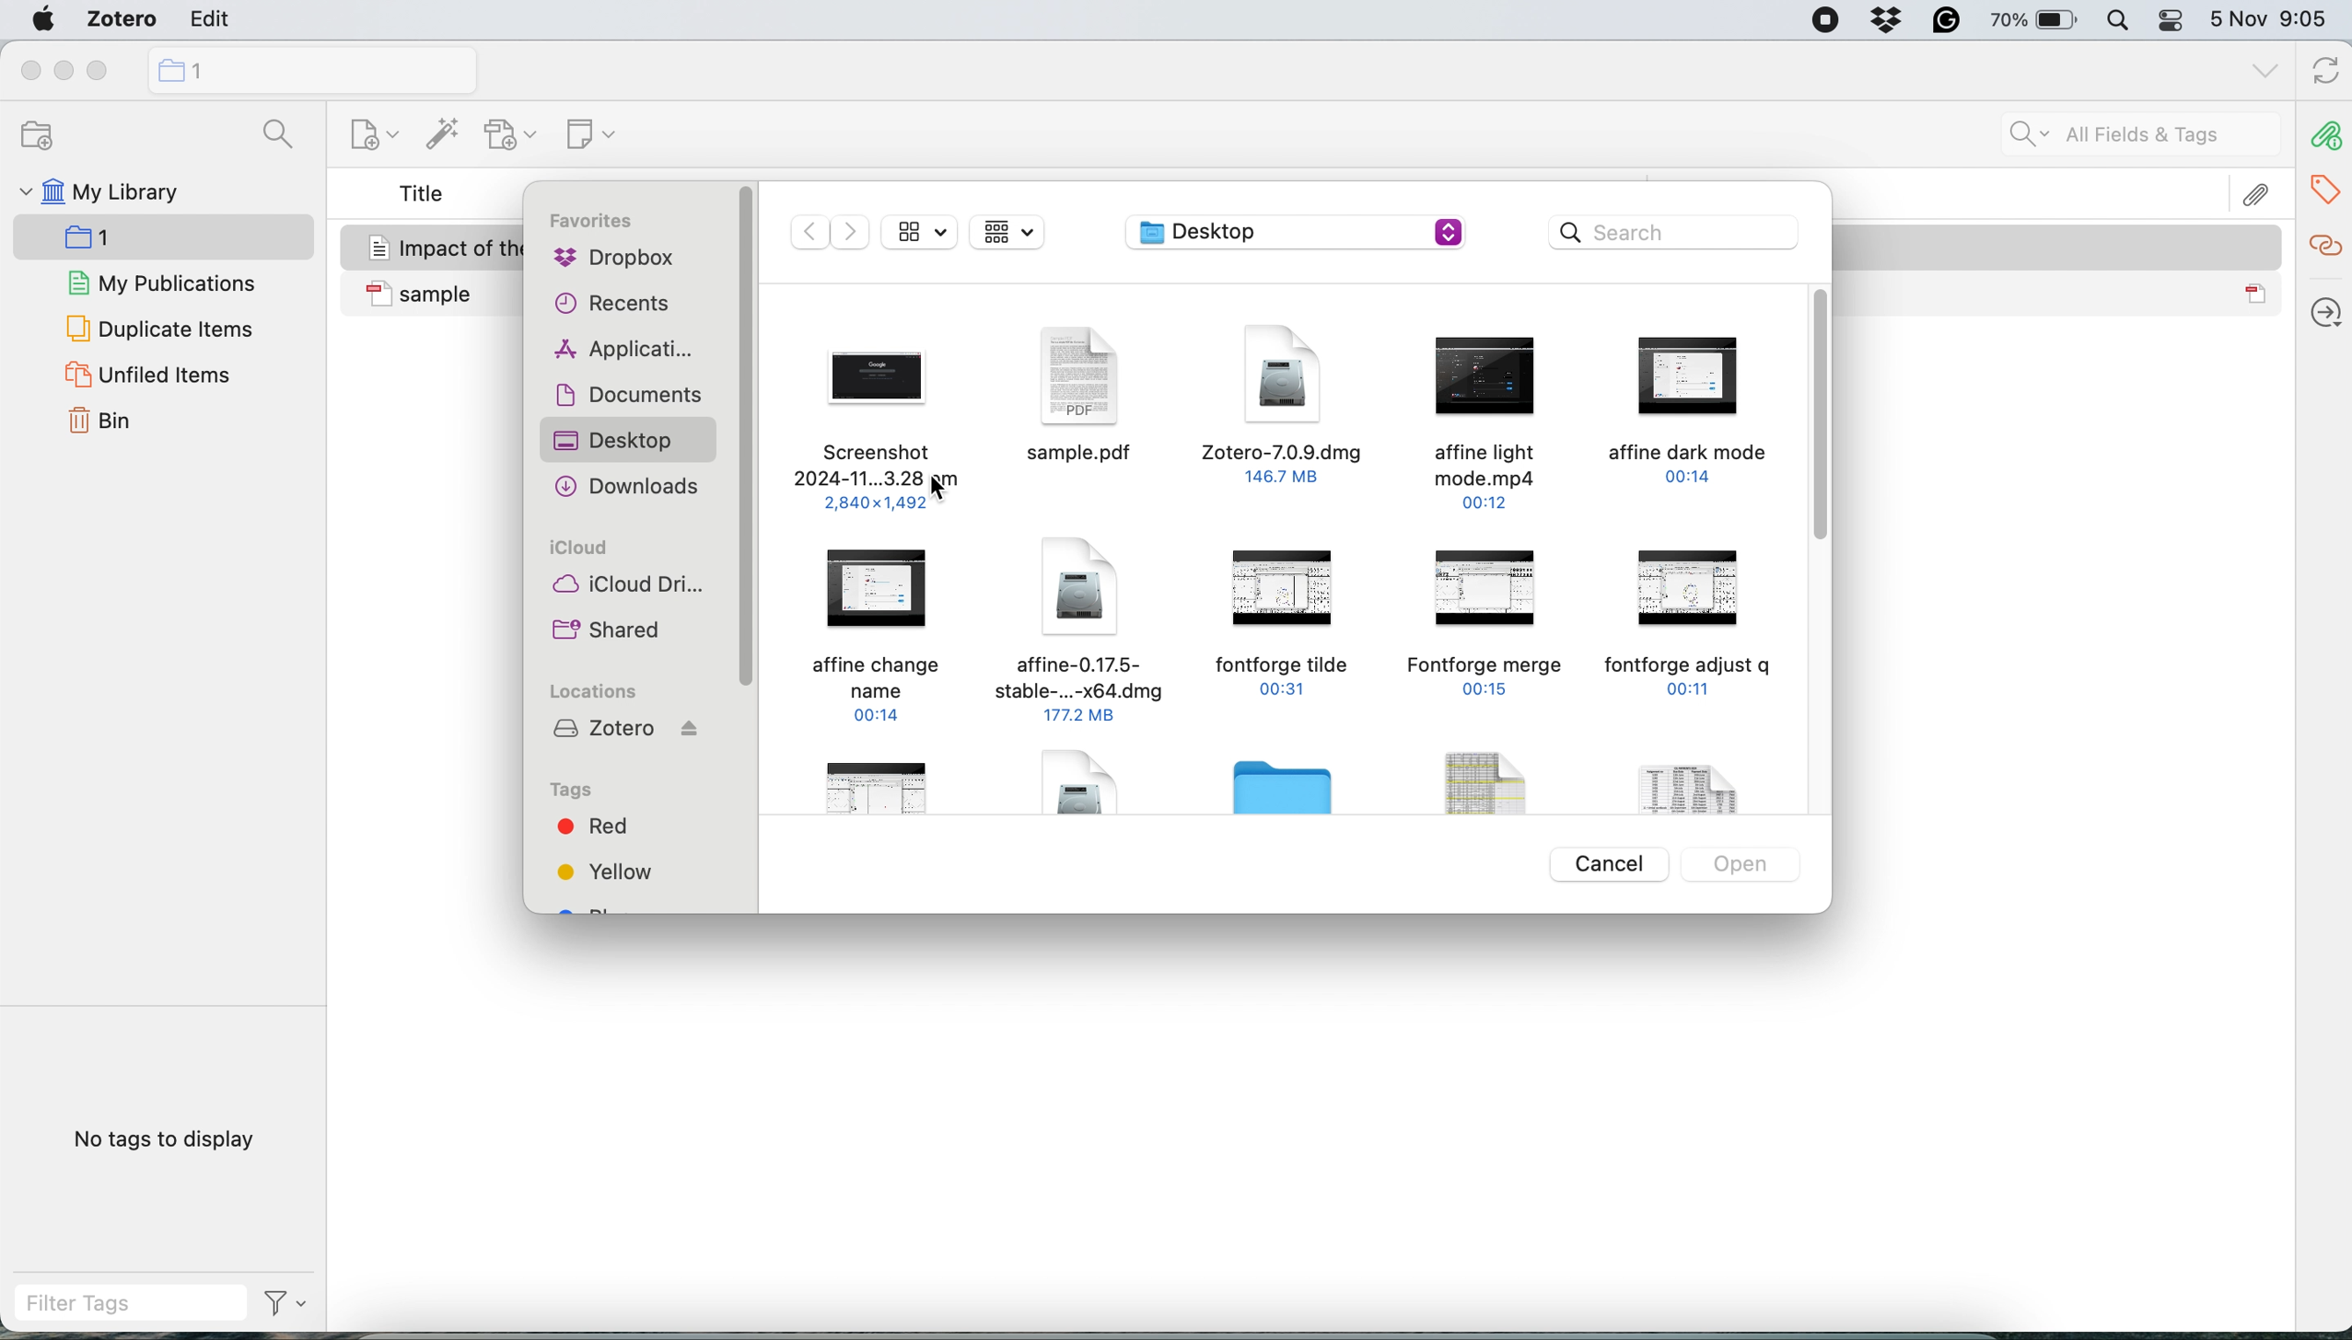  Describe the element at coordinates (361, 139) in the screenshot. I see `new collection` at that location.